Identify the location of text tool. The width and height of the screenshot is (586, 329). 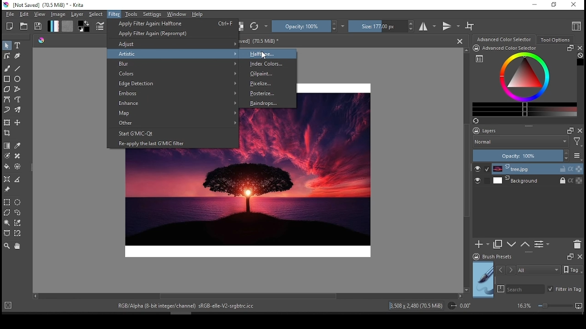
(18, 45).